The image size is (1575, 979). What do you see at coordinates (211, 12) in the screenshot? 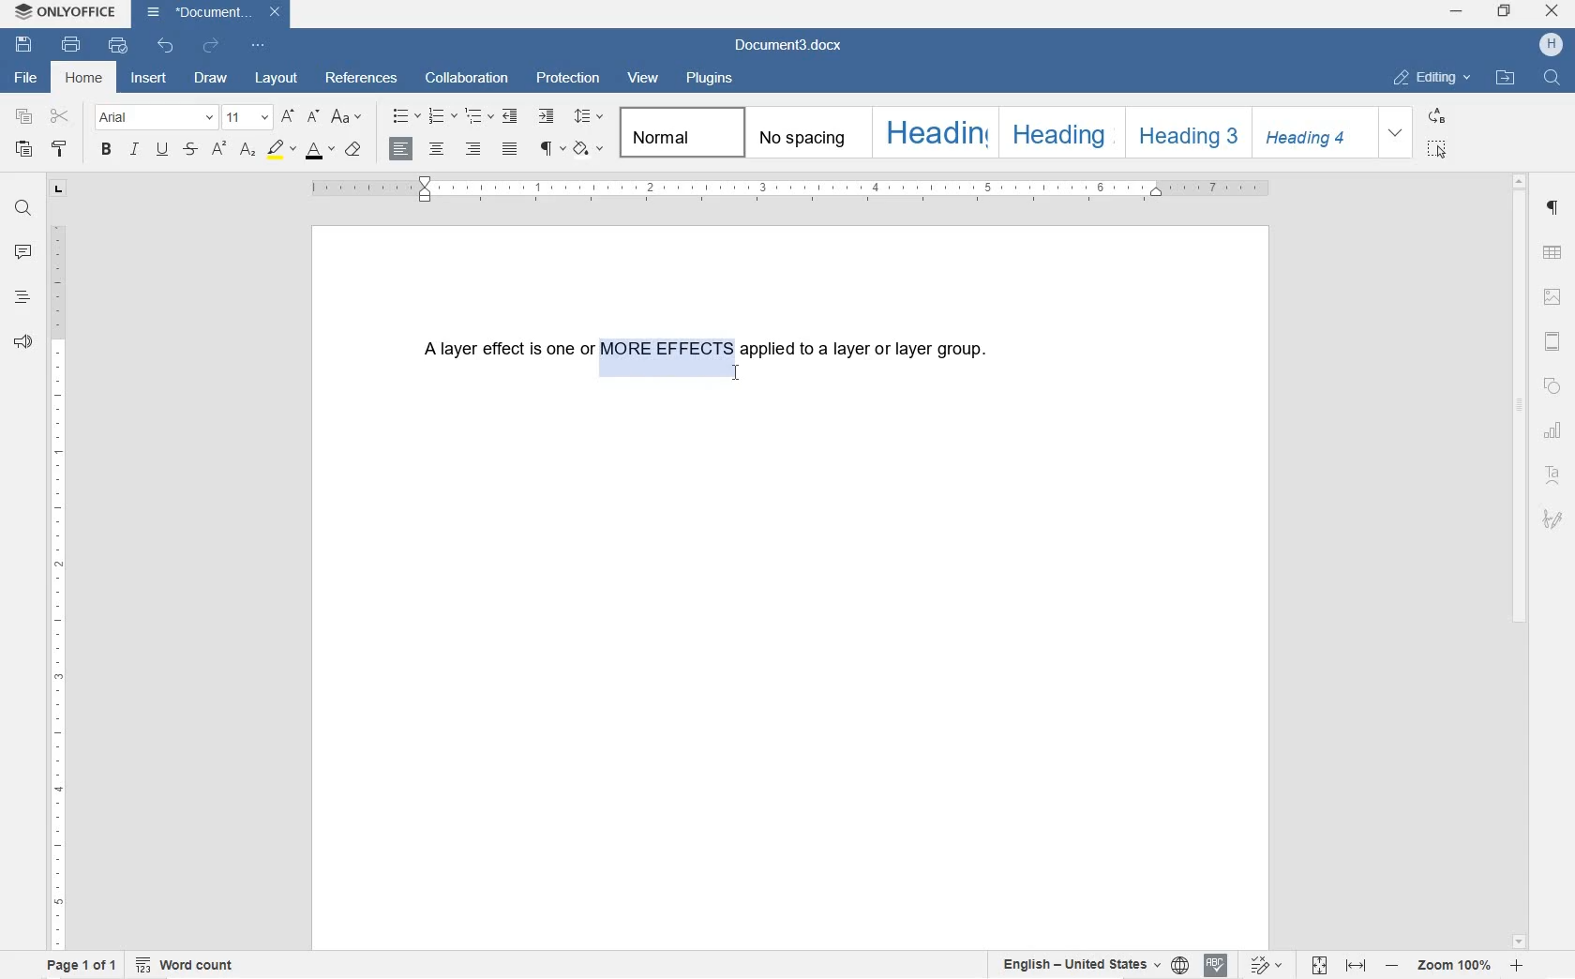
I see `document3.docx` at bounding box center [211, 12].